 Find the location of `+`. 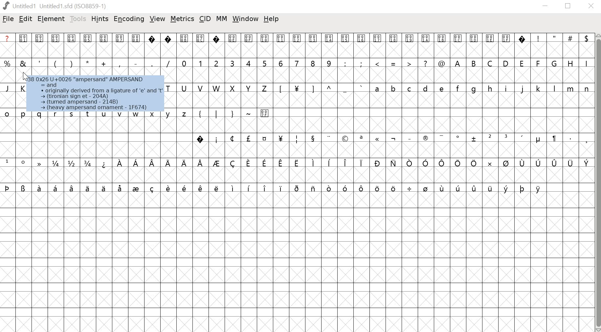

+ is located at coordinates (104, 63).